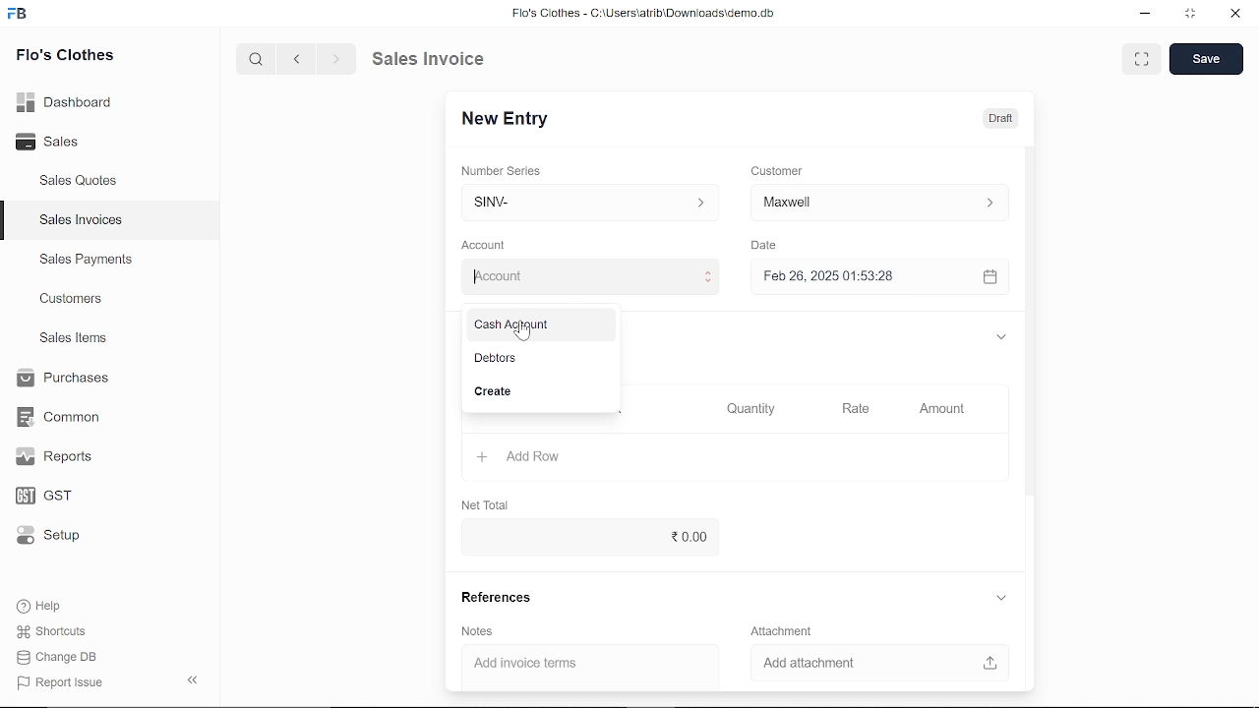  What do you see at coordinates (61, 417) in the screenshot?
I see `Common` at bounding box center [61, 417].